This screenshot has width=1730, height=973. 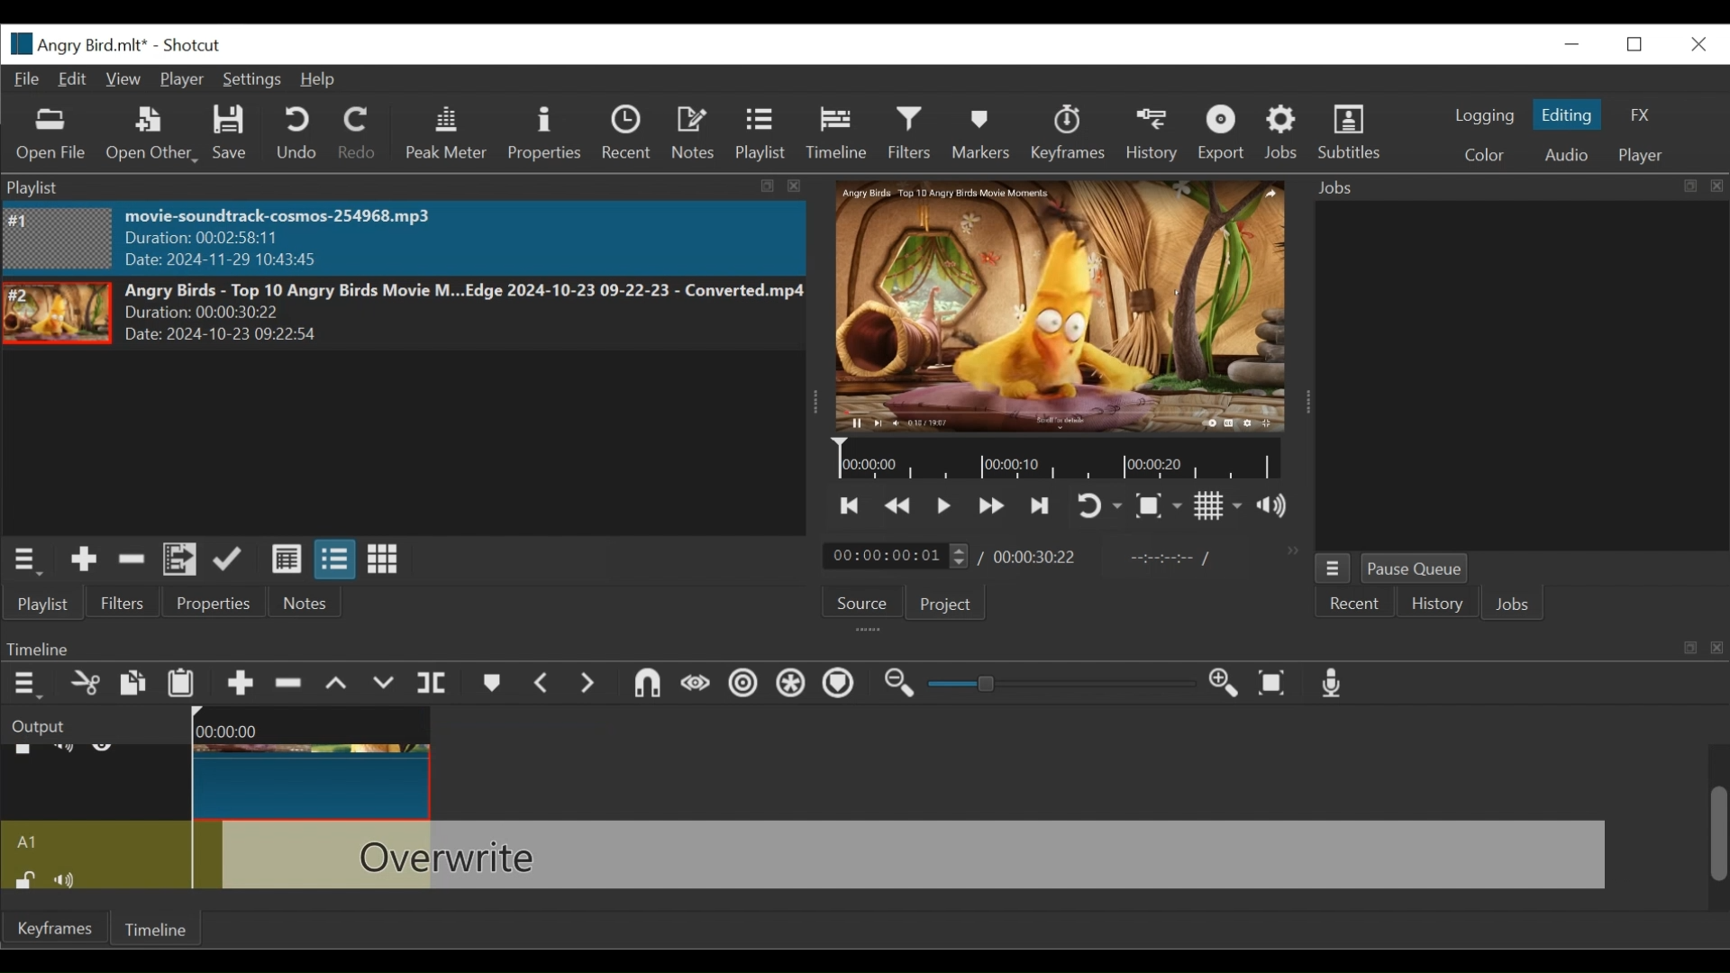 I want to click on Audio track , so click(x=96, y=841).